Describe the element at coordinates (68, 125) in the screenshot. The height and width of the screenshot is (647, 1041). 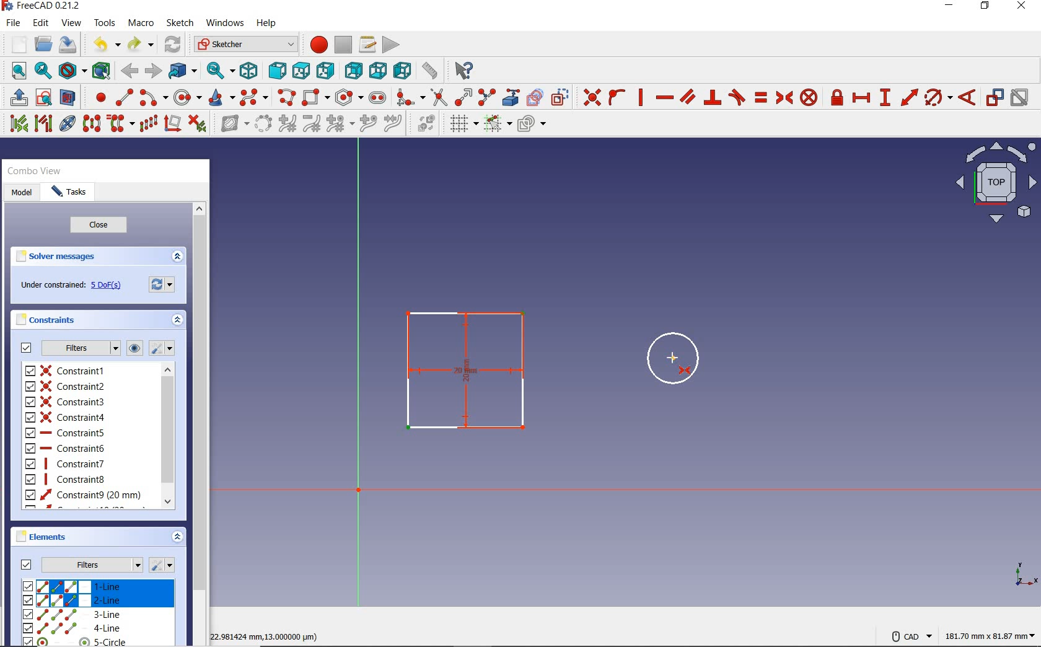
I see `show/hide internal geometry` at that location.